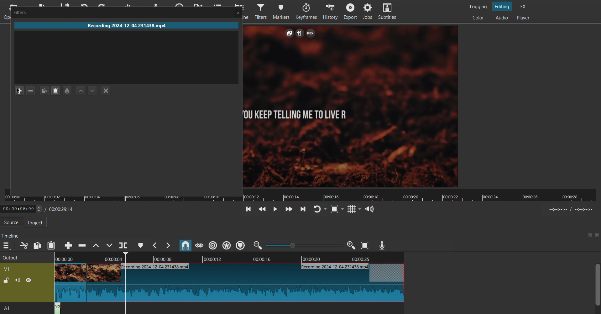 This screenshot has width=601, height=314. What do you see at coordinates (199, 245) in the screenshot?
I see `Scrub` at bounding box center [199, 245].